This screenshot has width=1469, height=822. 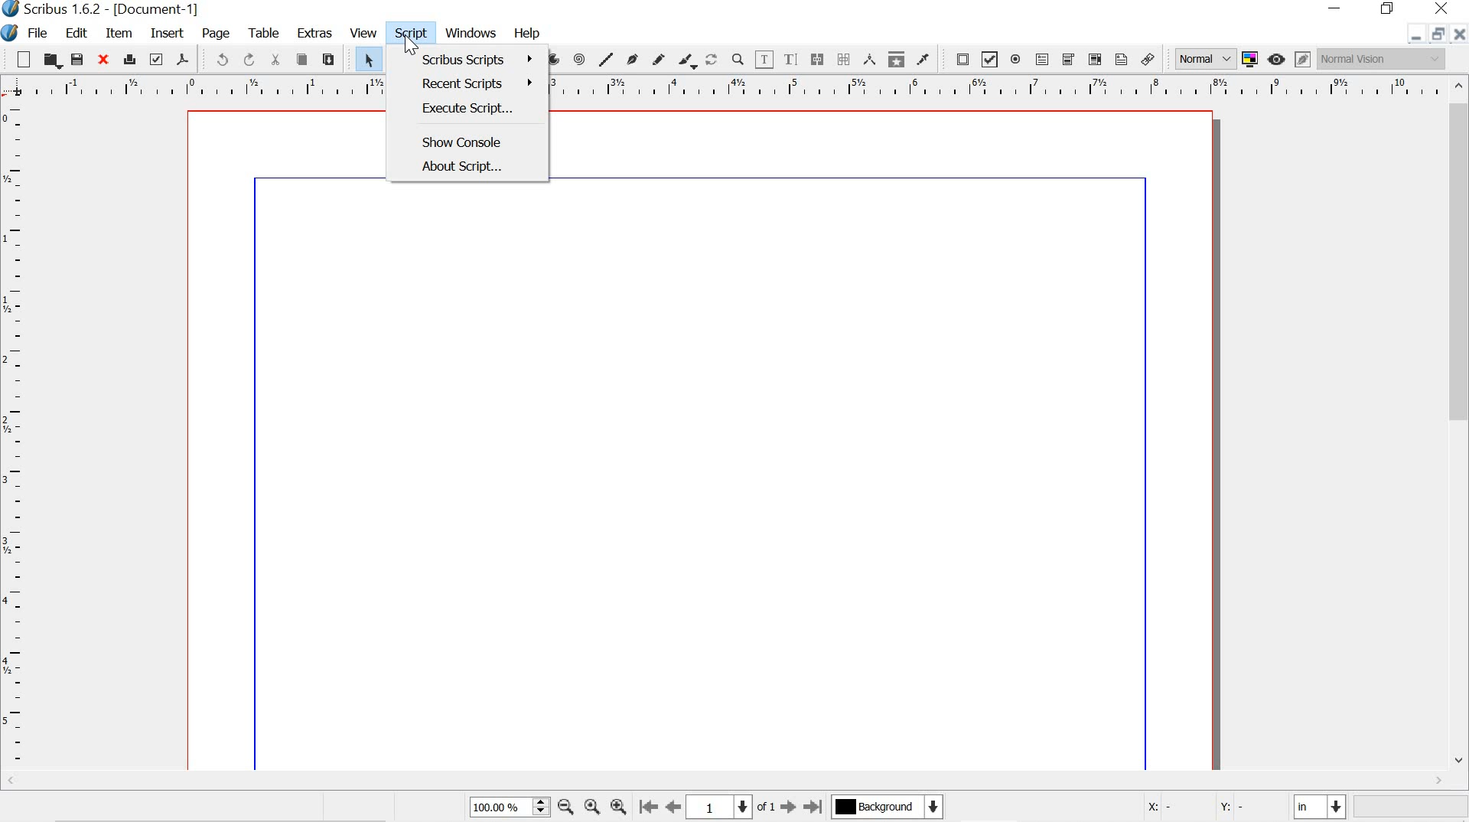 What do you see at coordinates (476, 110) in the screenshot?
I see `execute script` at bounding box center [476, 110].